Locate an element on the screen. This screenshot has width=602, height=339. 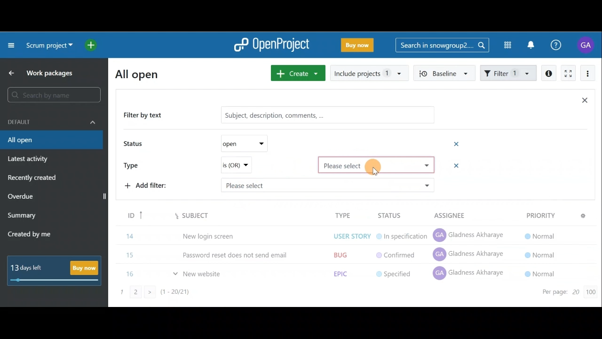
Remove is located at coordinates (457, 144).